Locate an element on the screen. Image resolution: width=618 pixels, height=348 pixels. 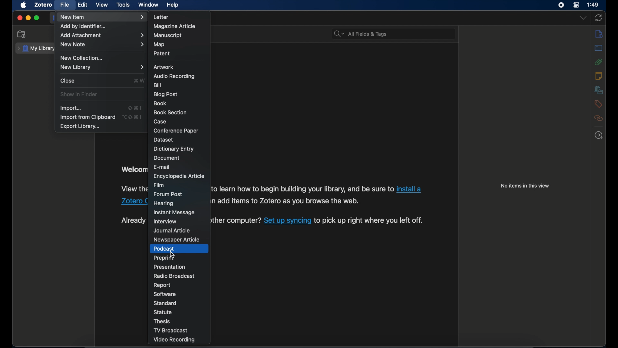
bill is located at coordinates (158, 85).